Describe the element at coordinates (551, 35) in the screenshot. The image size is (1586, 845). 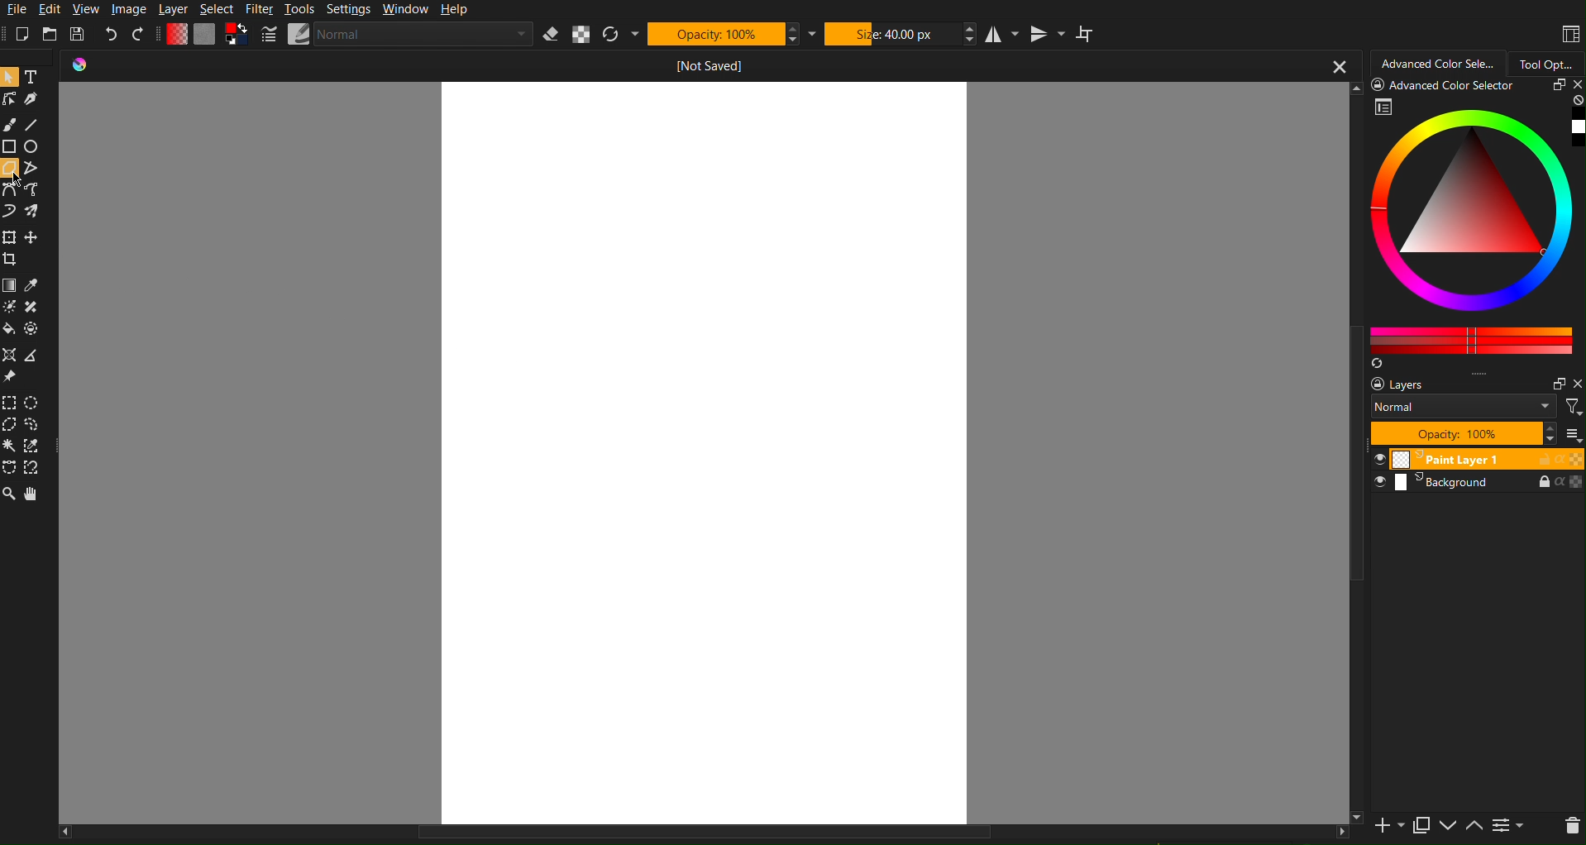
I see `Erase` at that location.